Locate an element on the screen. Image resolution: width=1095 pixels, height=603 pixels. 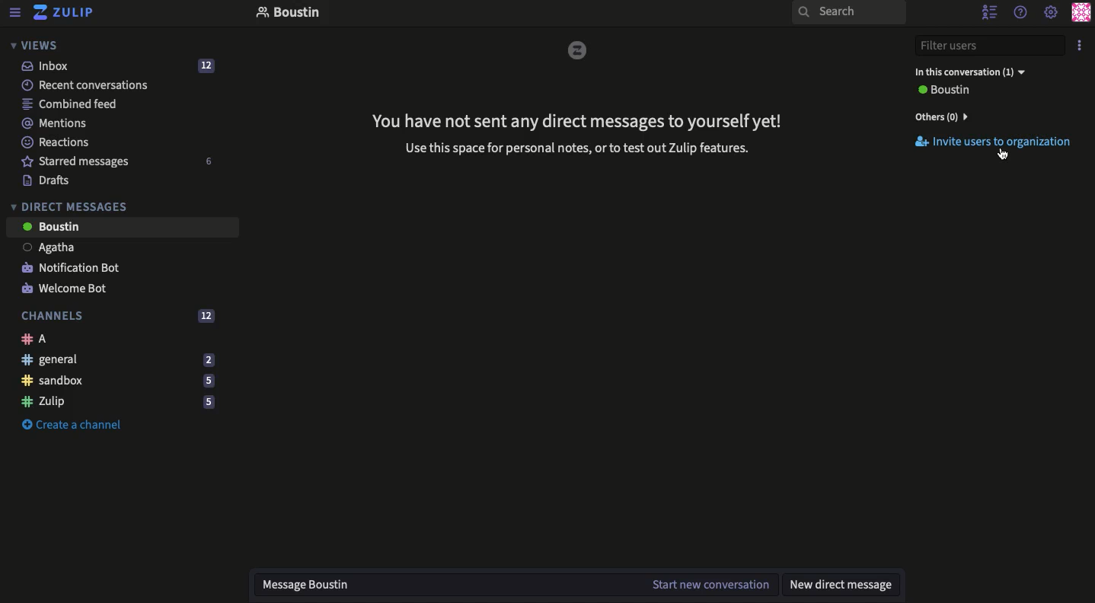
Combined feed is located at coordinates (61, 104).